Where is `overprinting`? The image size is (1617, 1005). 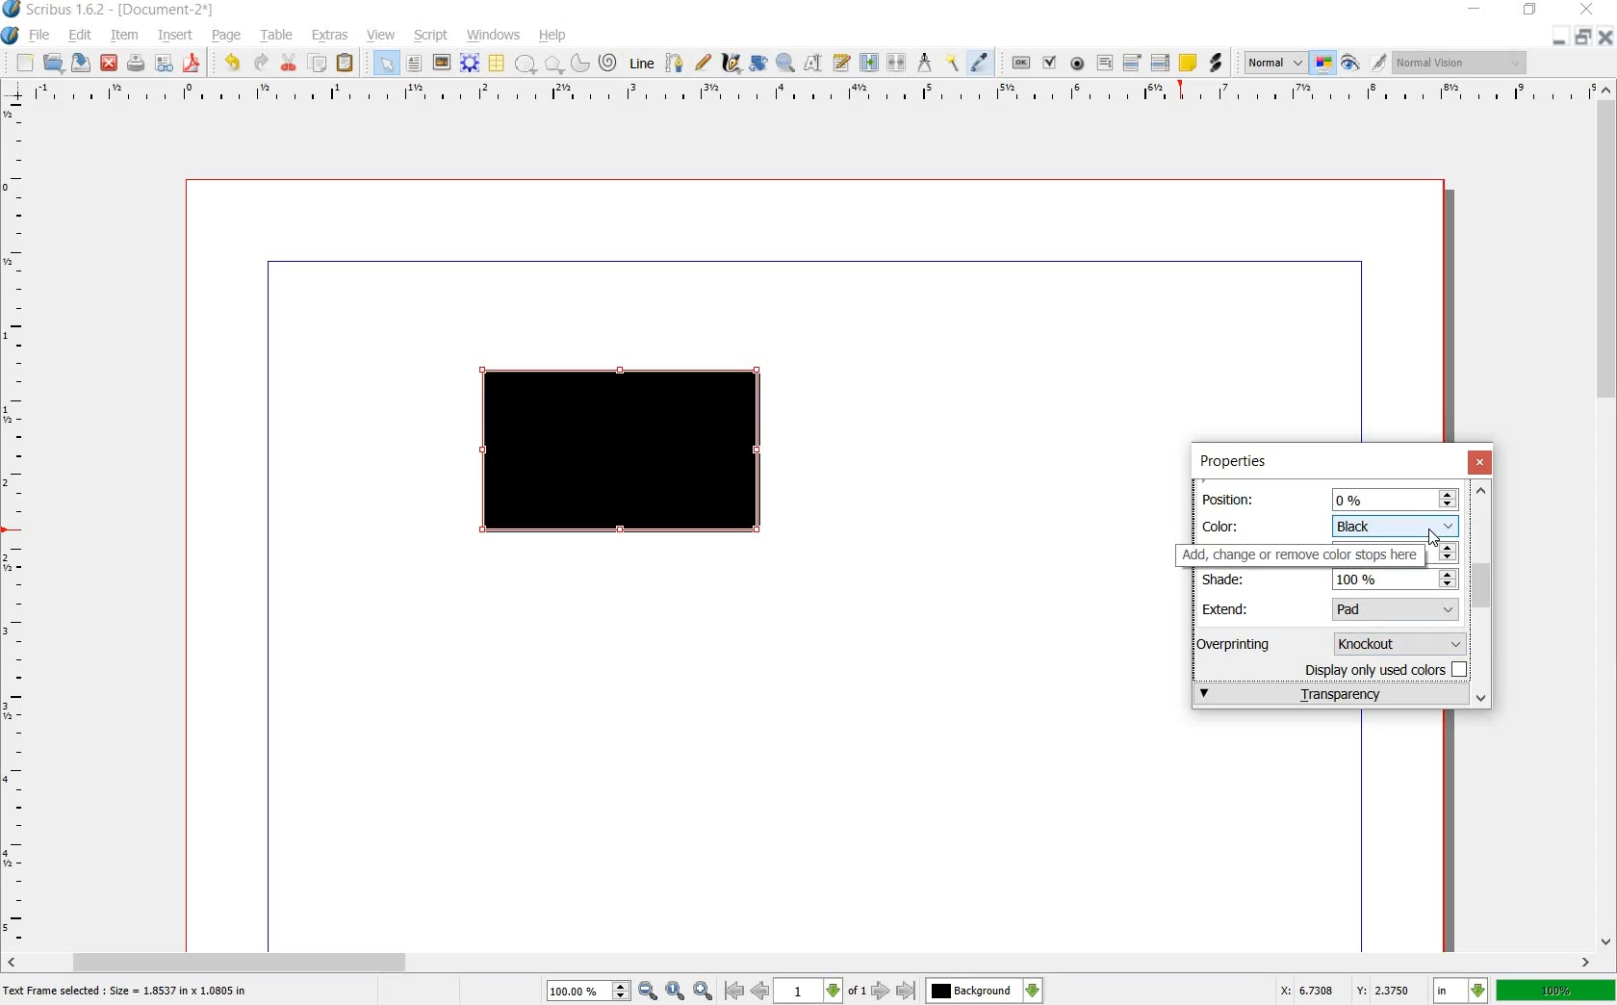
overprinting is located at coordinates (1243, 643).